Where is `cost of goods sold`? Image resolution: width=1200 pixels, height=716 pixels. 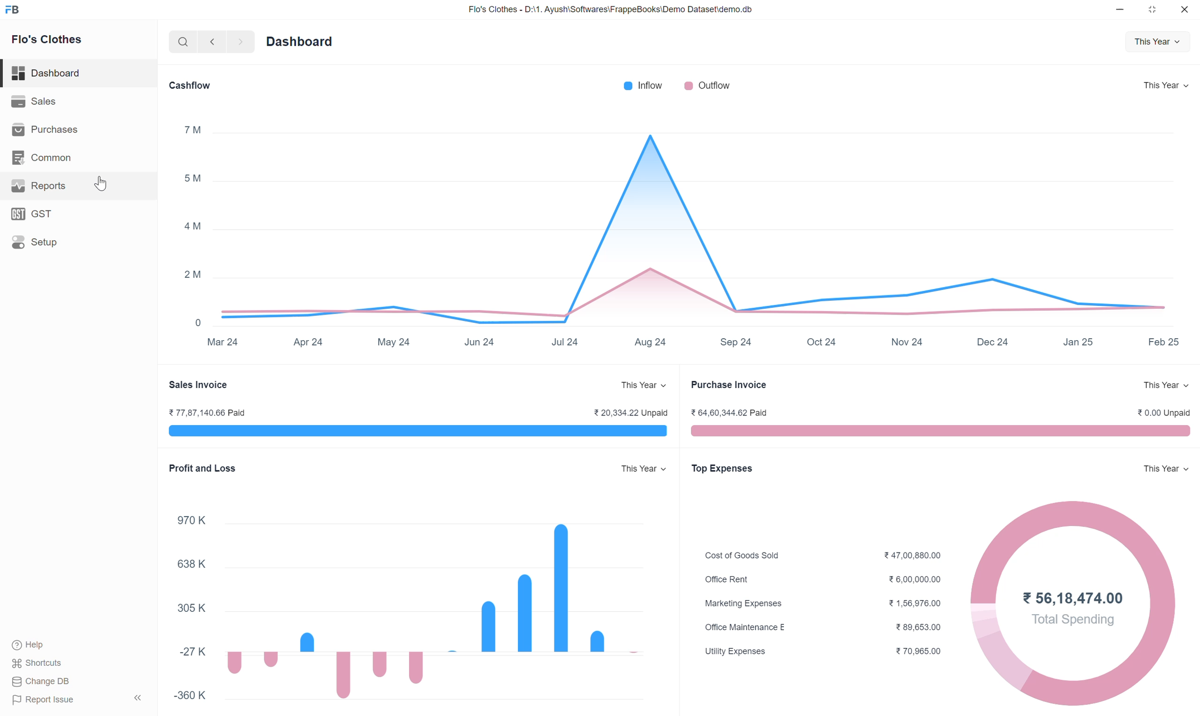 cost of goods sold is located at coordinates (739, 554).